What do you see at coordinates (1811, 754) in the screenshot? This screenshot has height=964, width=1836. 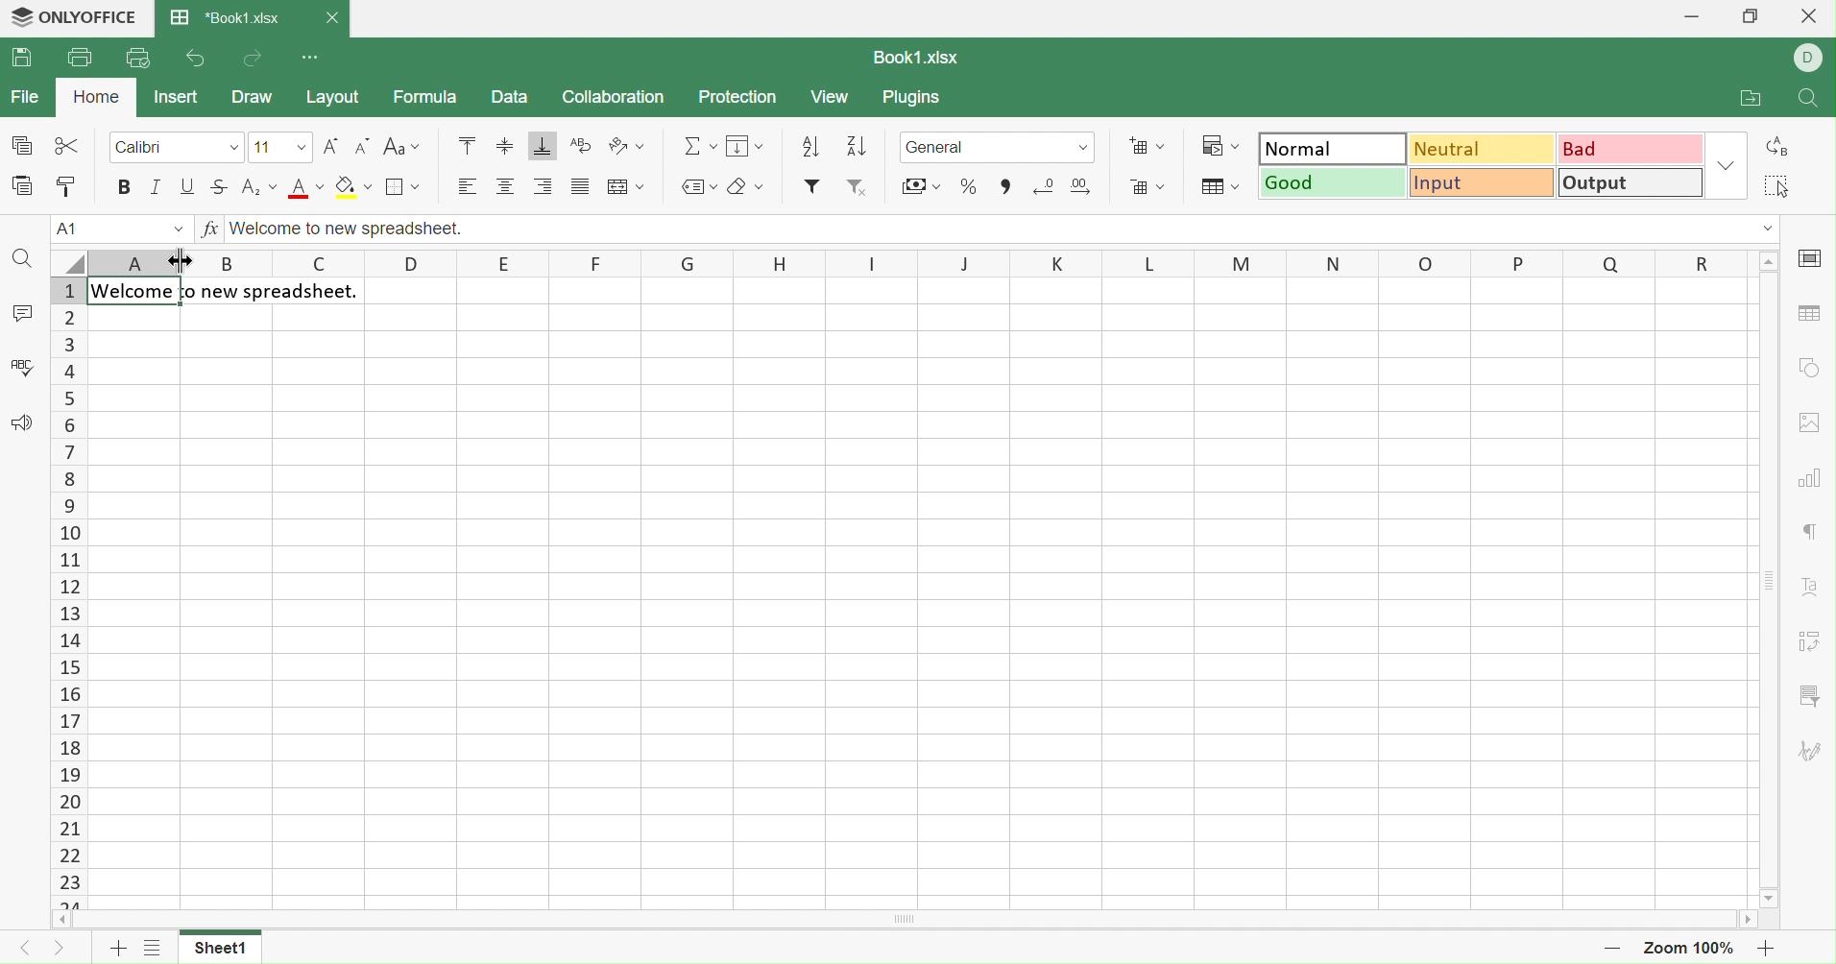 I see `Signature settings` at bounding box center [1811, 754].